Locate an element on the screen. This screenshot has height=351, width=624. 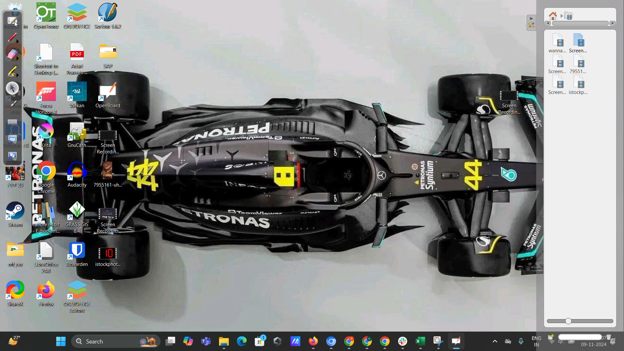
annotate document is located at coordinates (14, 37).